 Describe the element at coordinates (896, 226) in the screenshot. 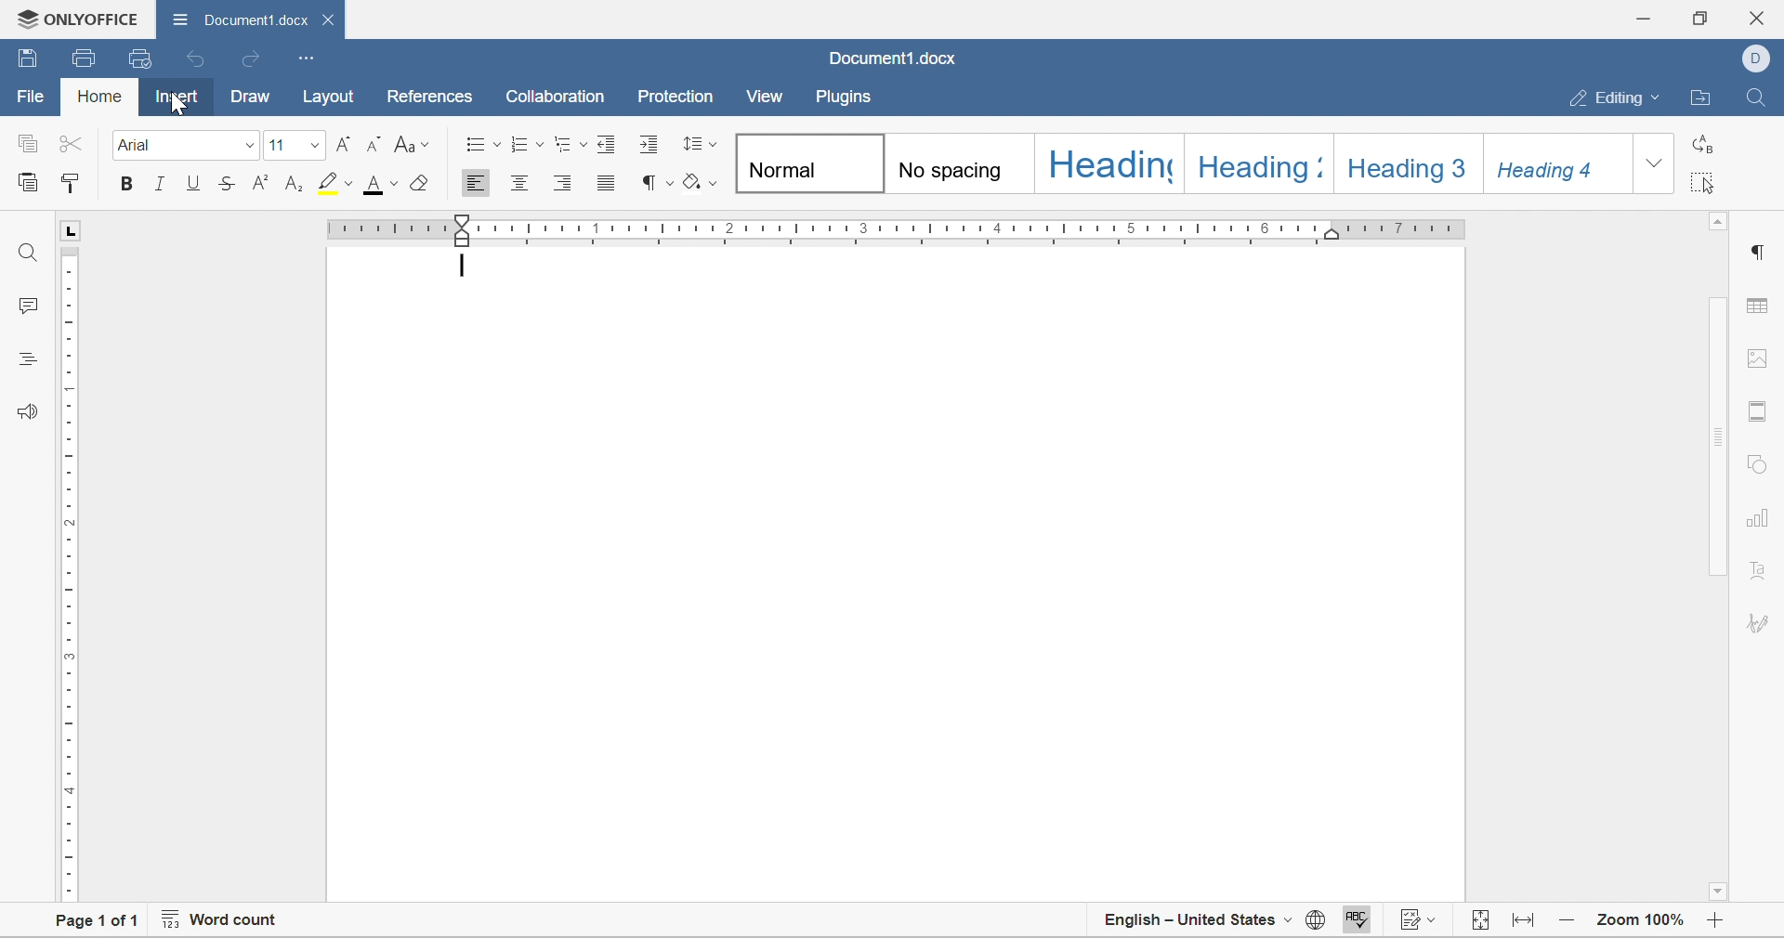

I see `Ruler` at that location.